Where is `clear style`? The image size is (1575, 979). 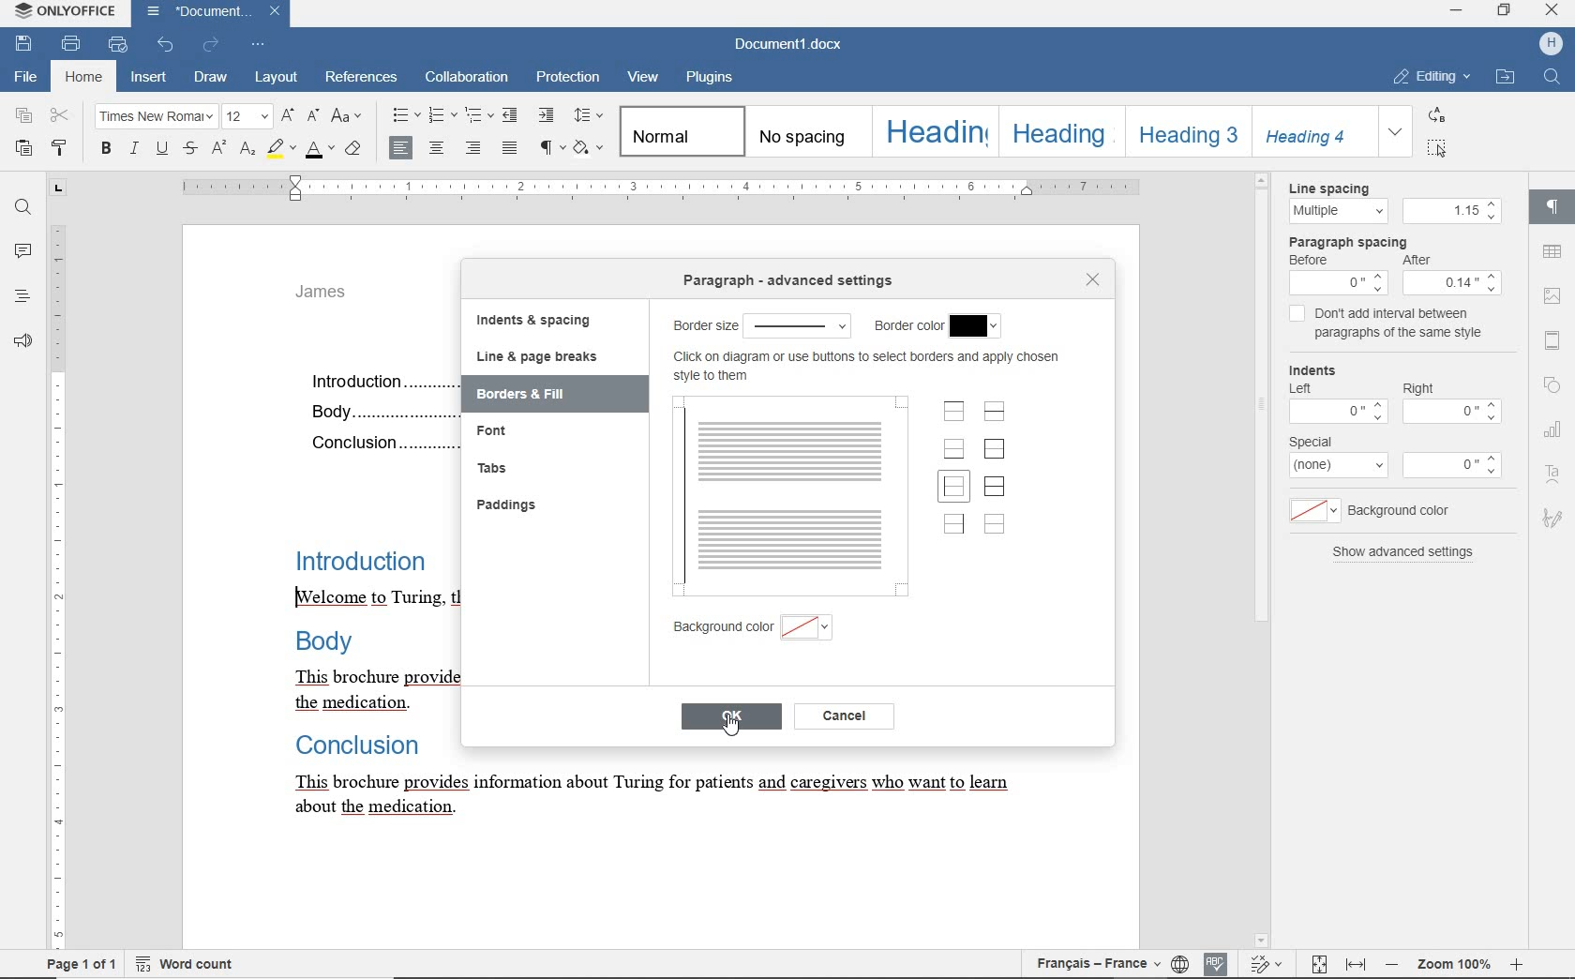
clear style is located at coordinates (354, 147).